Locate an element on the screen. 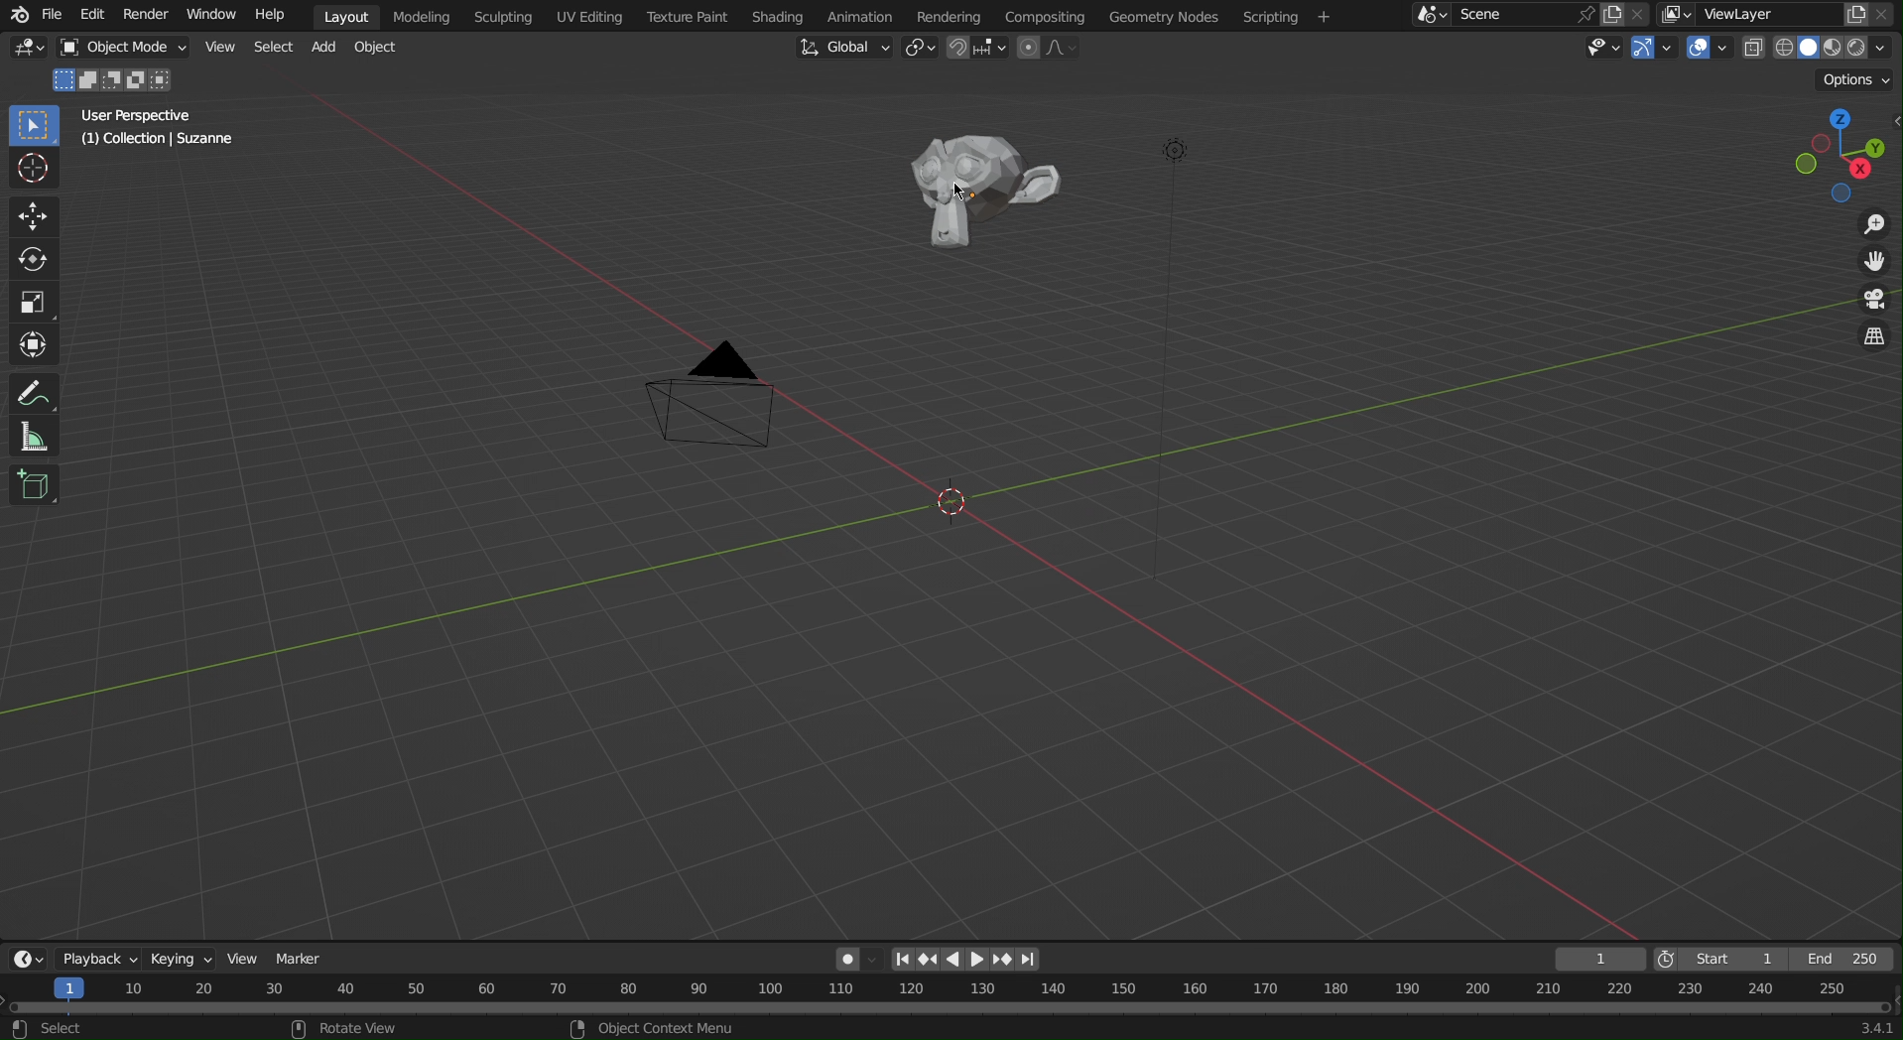  Transform is located at coordinates (31, 345).